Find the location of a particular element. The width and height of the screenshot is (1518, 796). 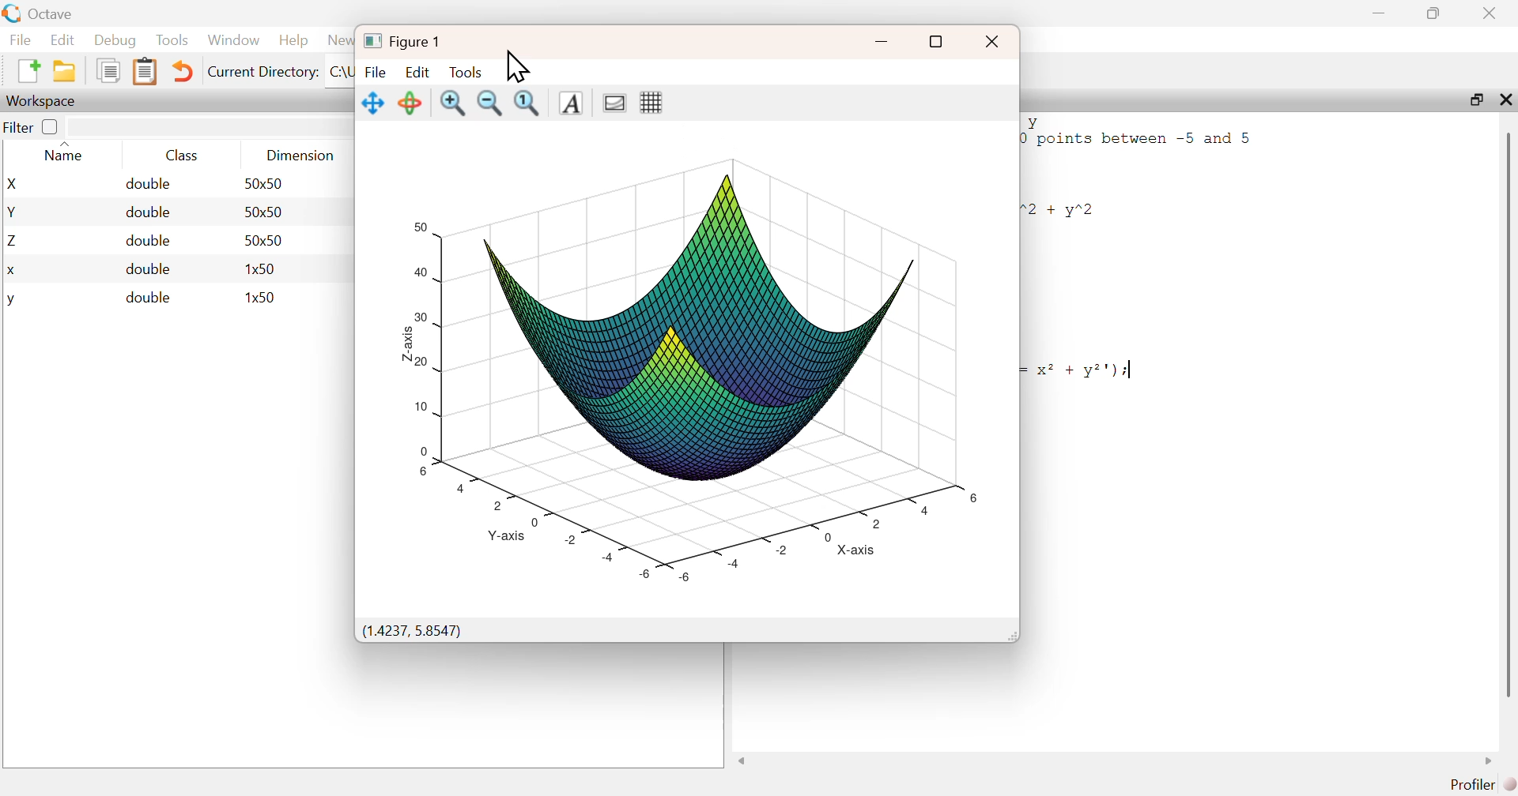

double is located at coordinates (150, 240).